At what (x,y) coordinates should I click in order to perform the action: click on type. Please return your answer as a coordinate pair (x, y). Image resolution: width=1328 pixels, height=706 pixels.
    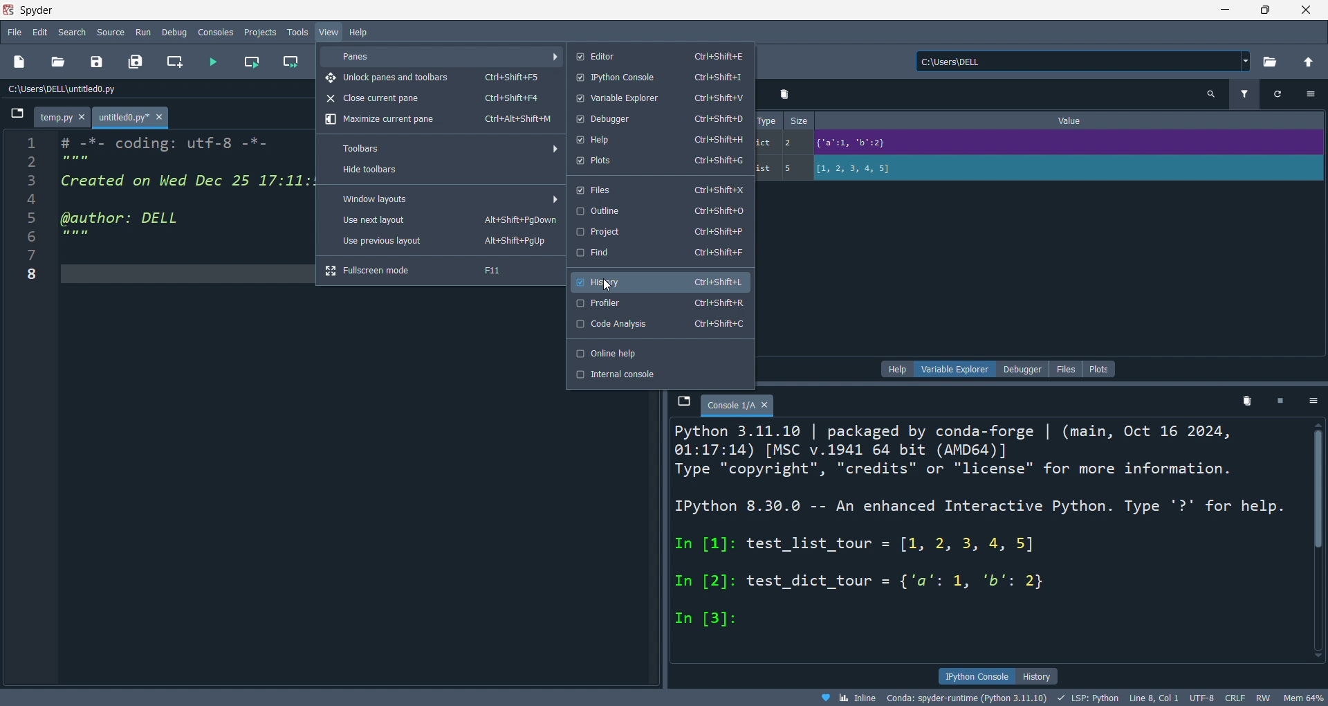
    Looking at the image, I should click on (767, 120).